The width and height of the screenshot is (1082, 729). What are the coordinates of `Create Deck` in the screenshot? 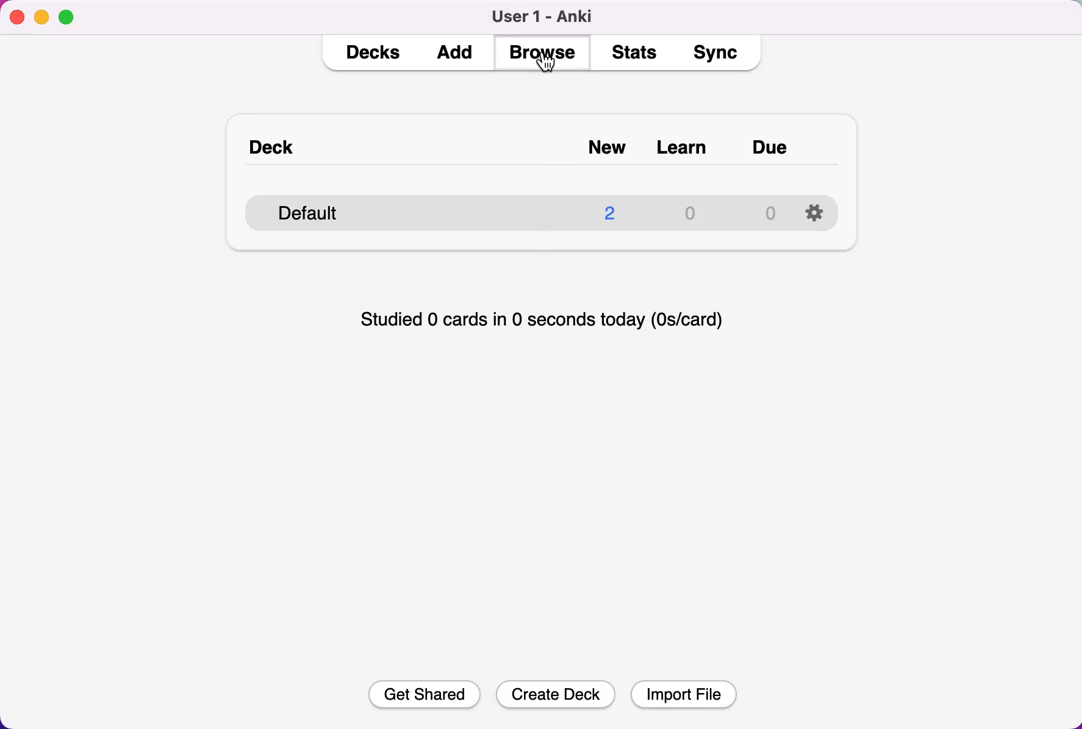 It's located at (555, 695).